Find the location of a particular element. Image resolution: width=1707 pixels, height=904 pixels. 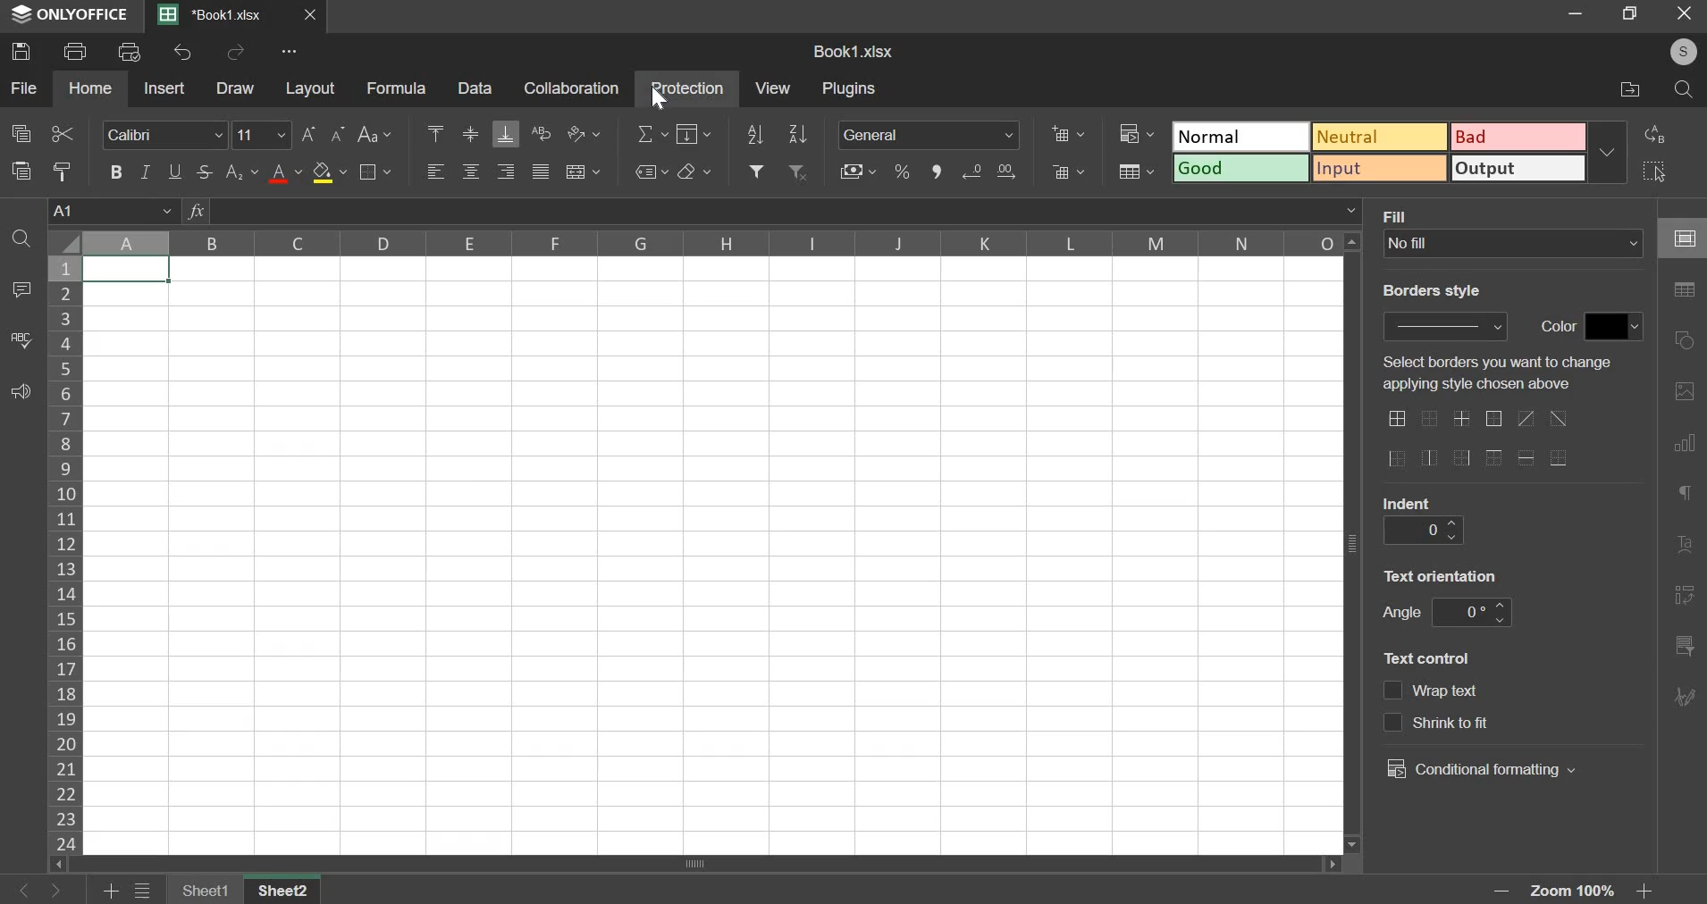

strikethrough is located at coordinates (204, 172).